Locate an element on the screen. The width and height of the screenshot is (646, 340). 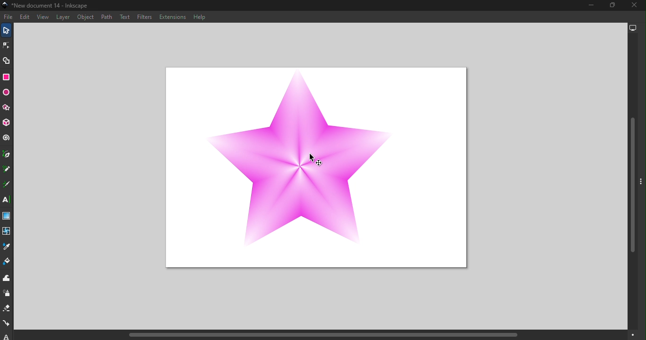
lpe is located at coordinates (5, 336).